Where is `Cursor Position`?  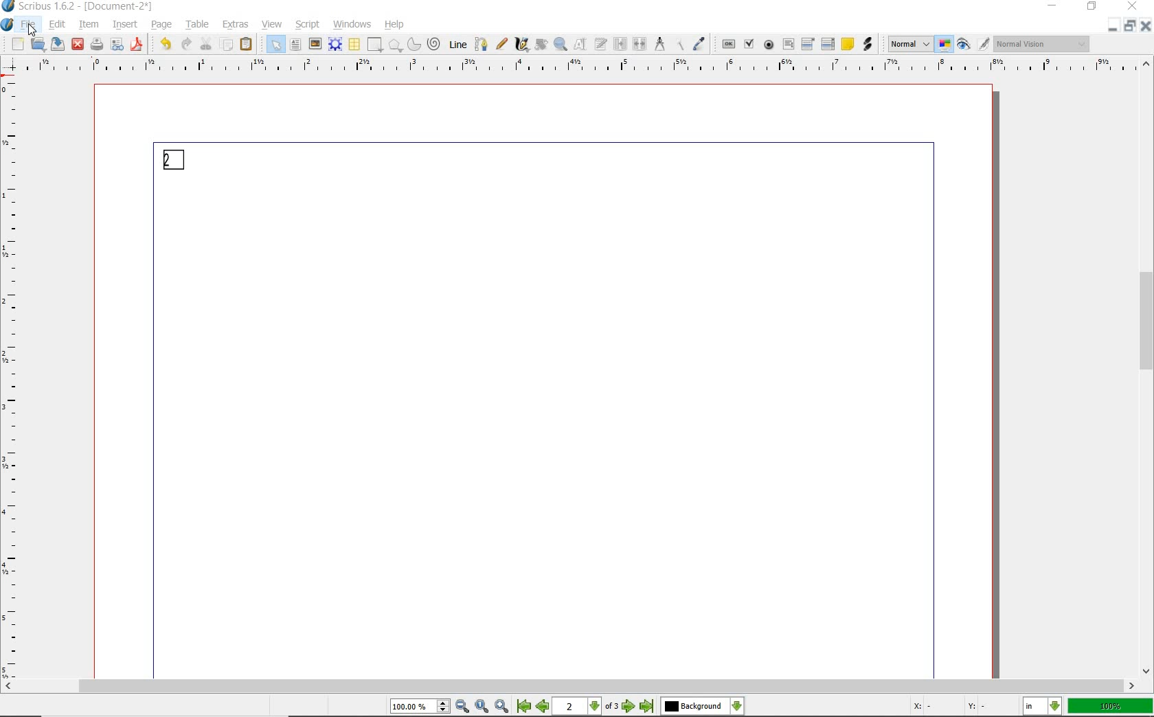
Cursor Position is located at coordinates (32, 30).